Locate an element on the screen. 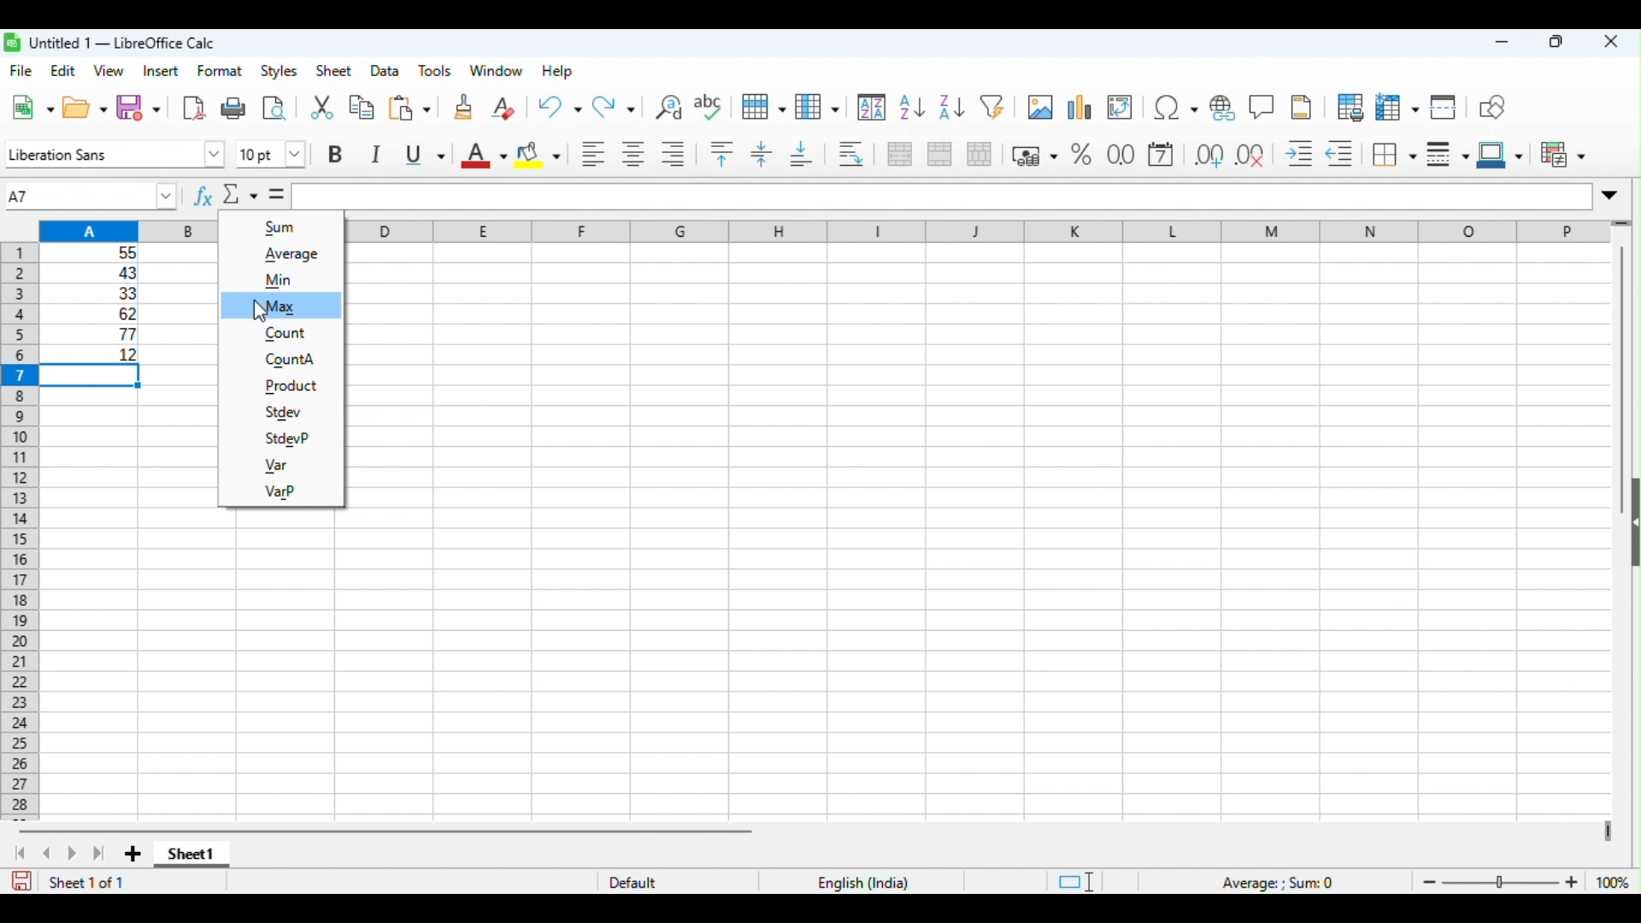 The width and height of the screenshot is (1641, 923). sheet 1 of 1 is located at coordinates (88, 882).